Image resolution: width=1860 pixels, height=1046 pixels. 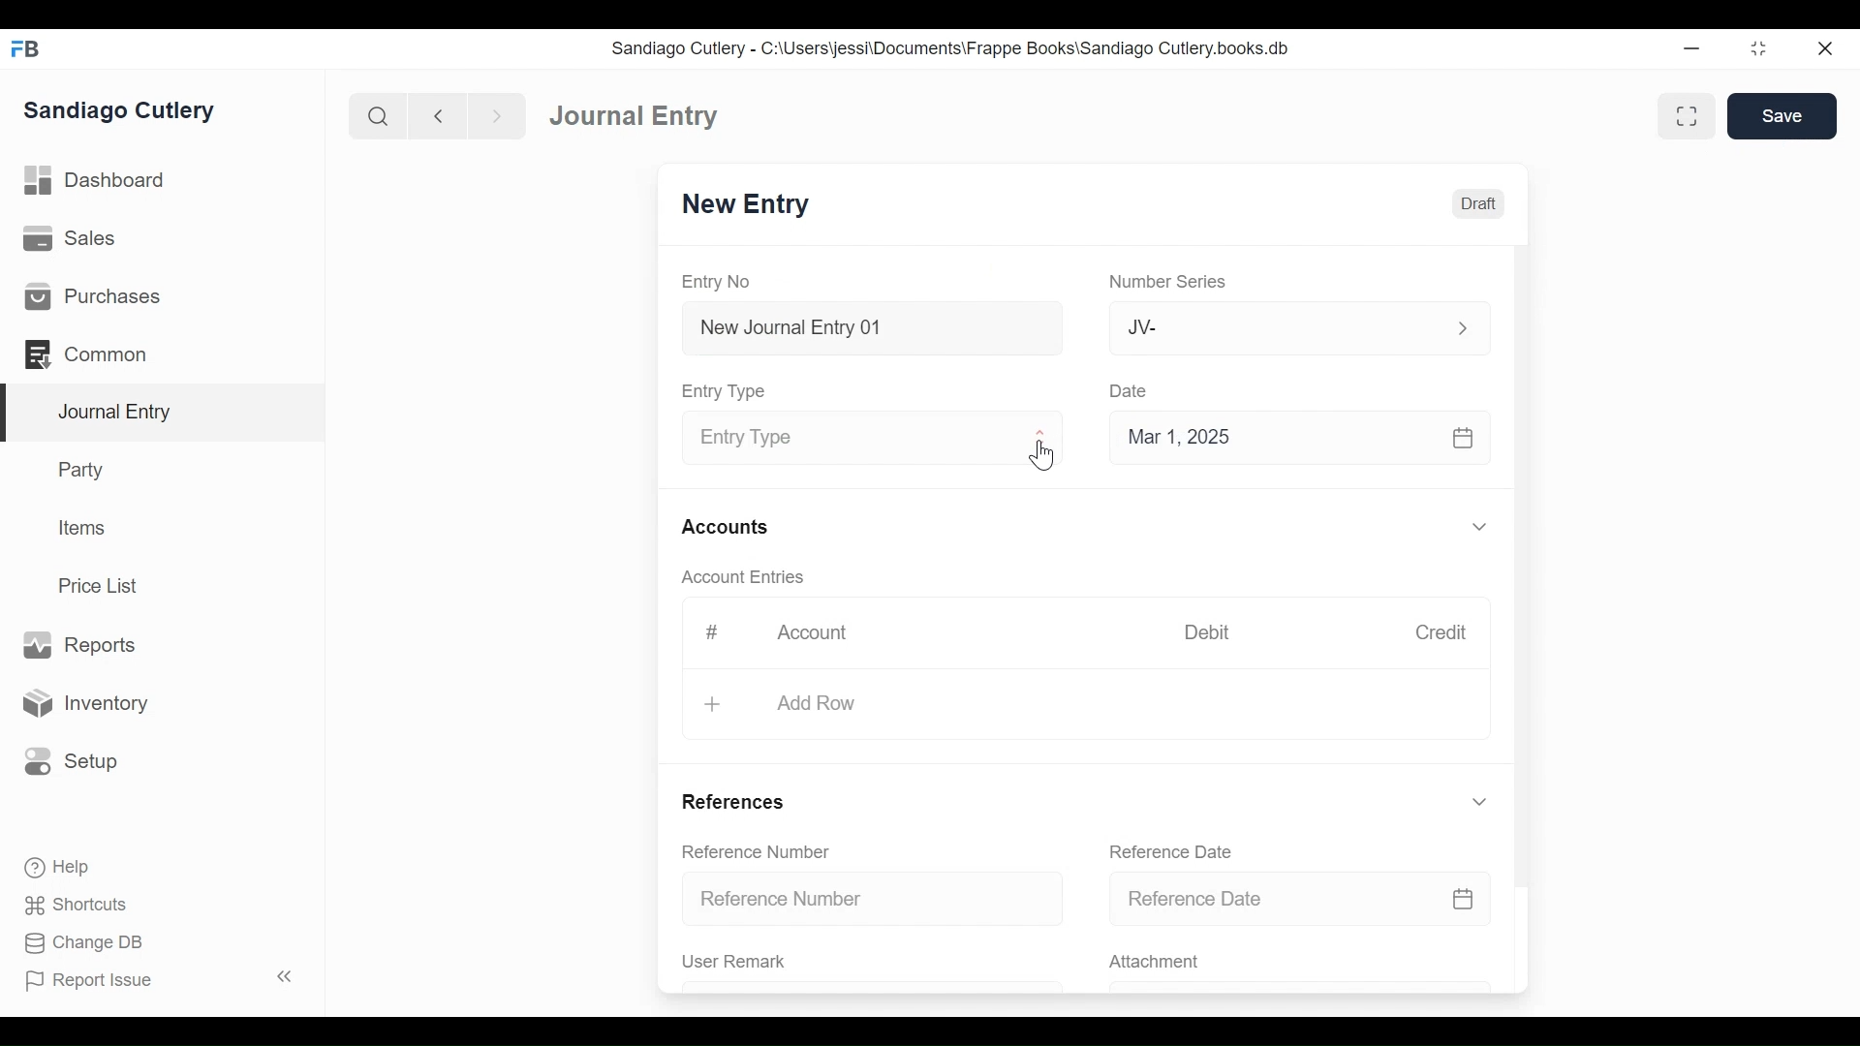 What do you see at coordinates (723, 390) in the screenshot?
I see `Entry Type` at bounding box center [723, 390].